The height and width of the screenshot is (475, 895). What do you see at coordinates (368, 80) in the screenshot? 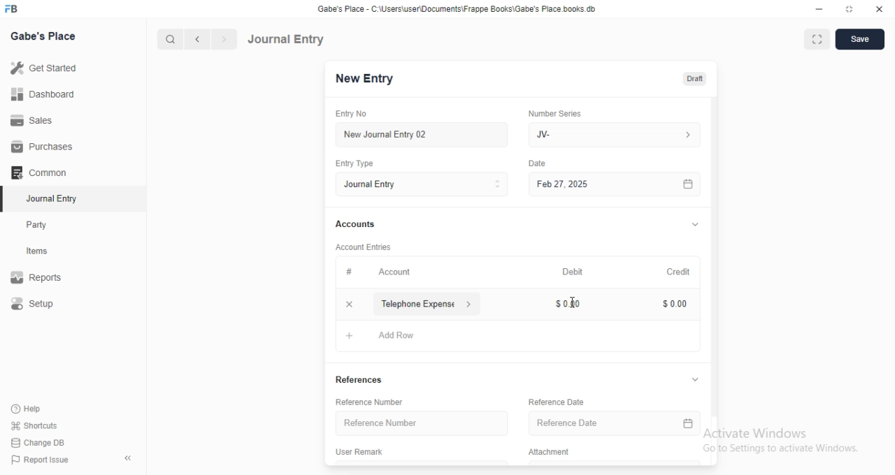
I see `New entry` at bounding box center [368, 80].